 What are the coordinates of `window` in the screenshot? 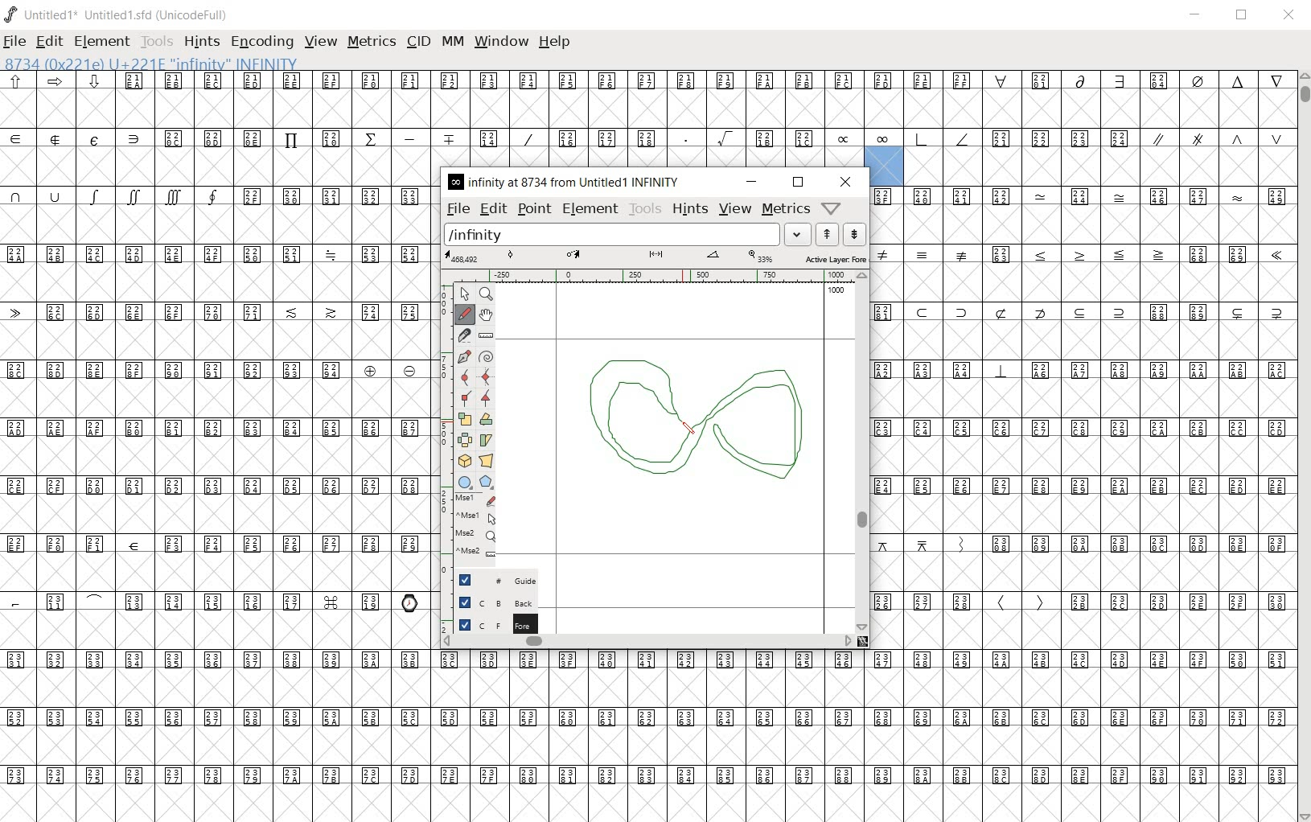 It's located at (501, 43).